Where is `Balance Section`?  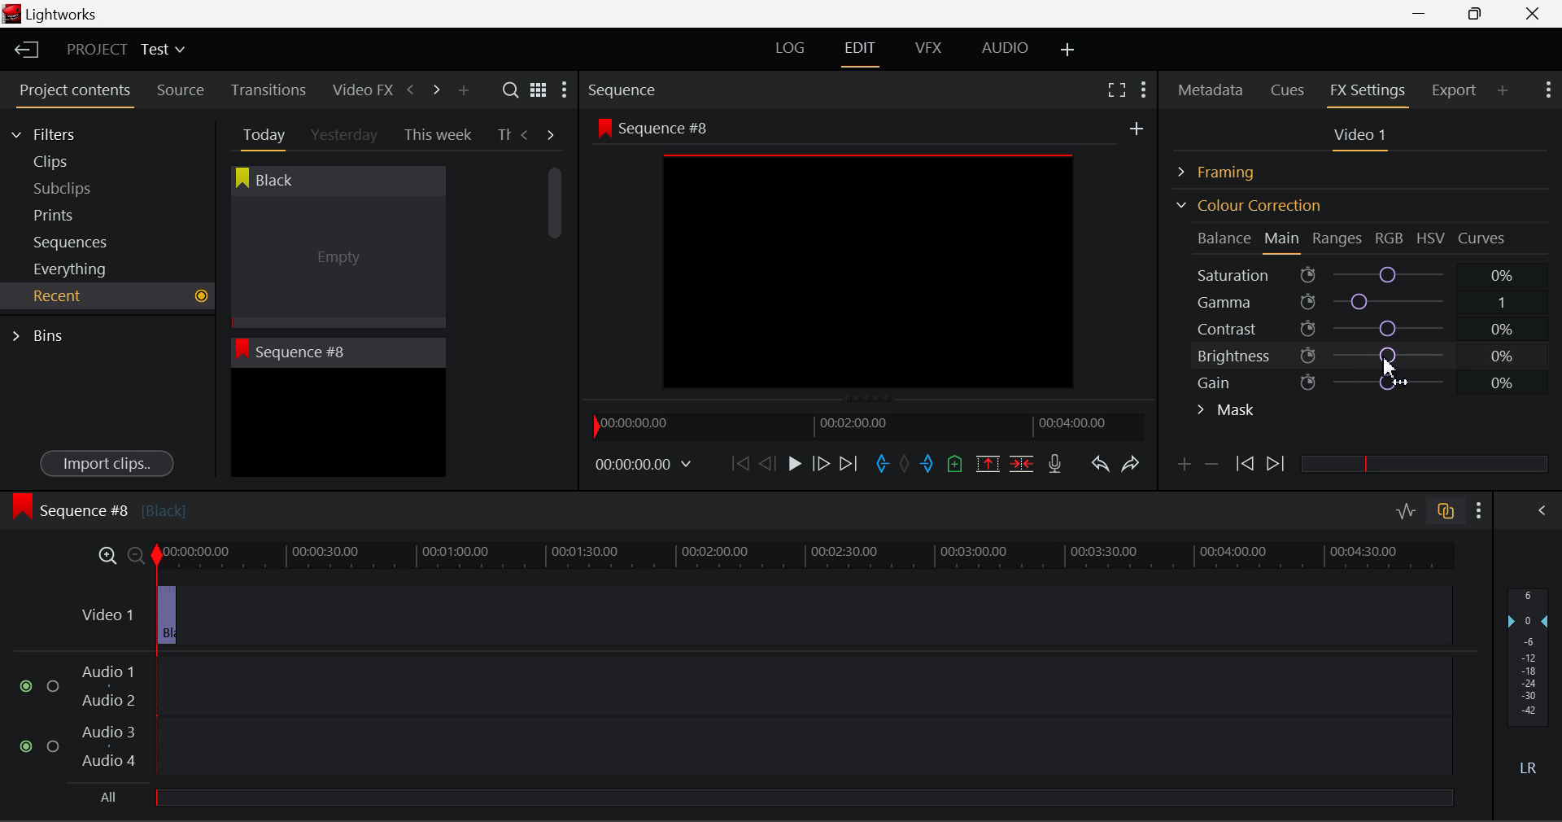
Balance Section is located at coordinates (1226, 238).